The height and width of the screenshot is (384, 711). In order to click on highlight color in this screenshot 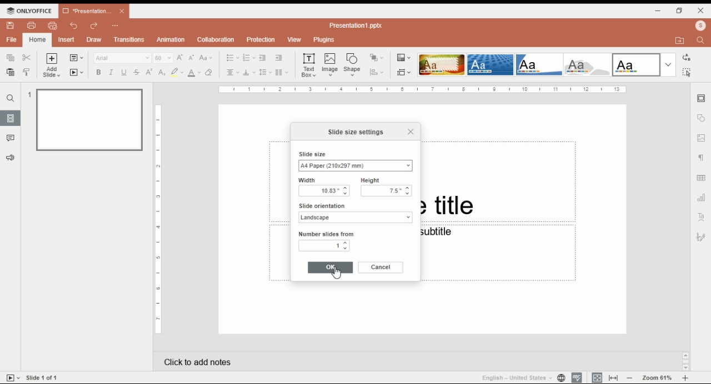, I will do `click(177, 72)`.